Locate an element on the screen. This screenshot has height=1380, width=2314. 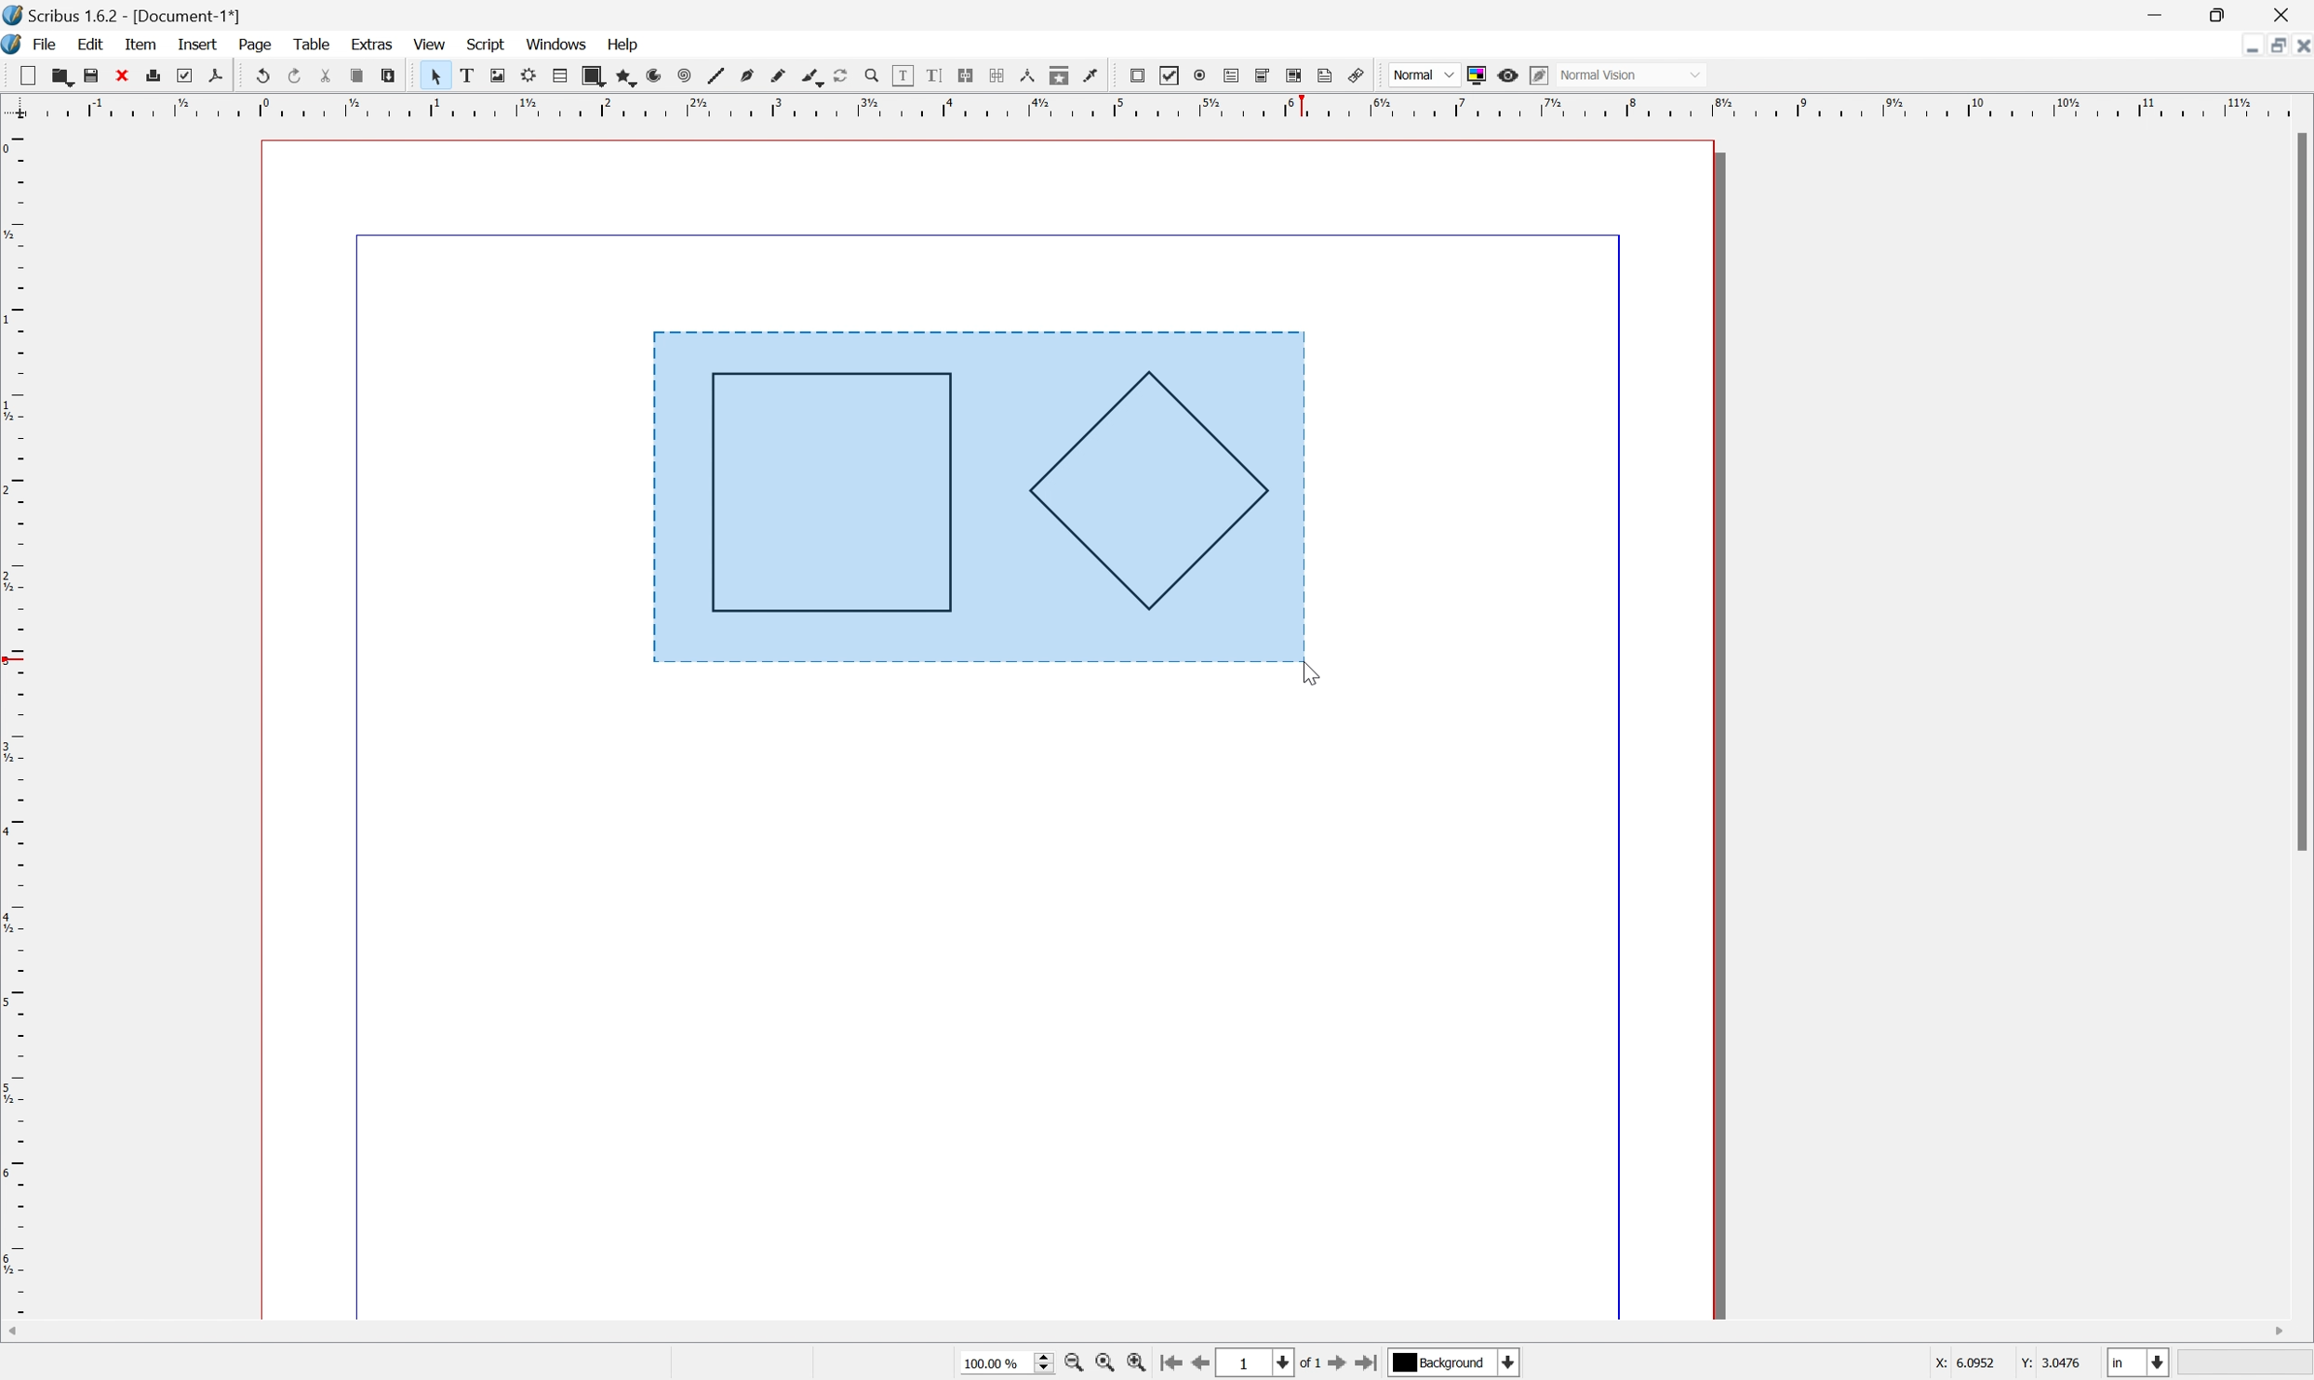
unlink text frames is located at coordinates (994, 75).